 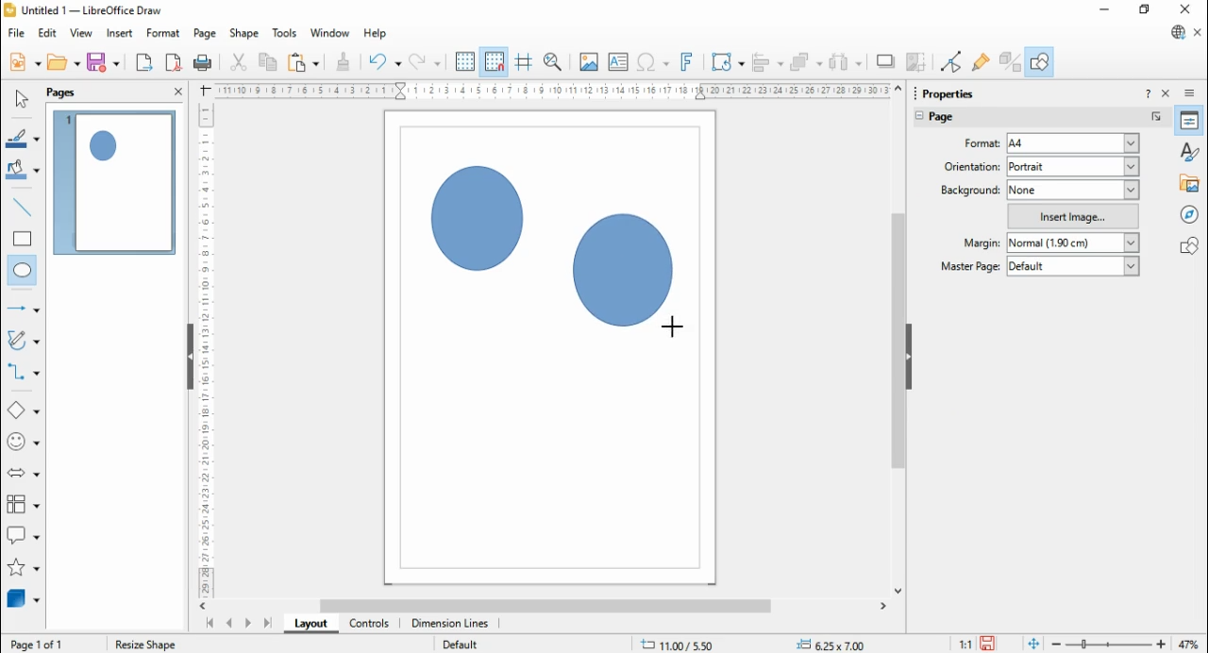 What do you see at coordinates (1189, 245) in the screenshot?
I see `shapes` at bounding box center [1189, 245].